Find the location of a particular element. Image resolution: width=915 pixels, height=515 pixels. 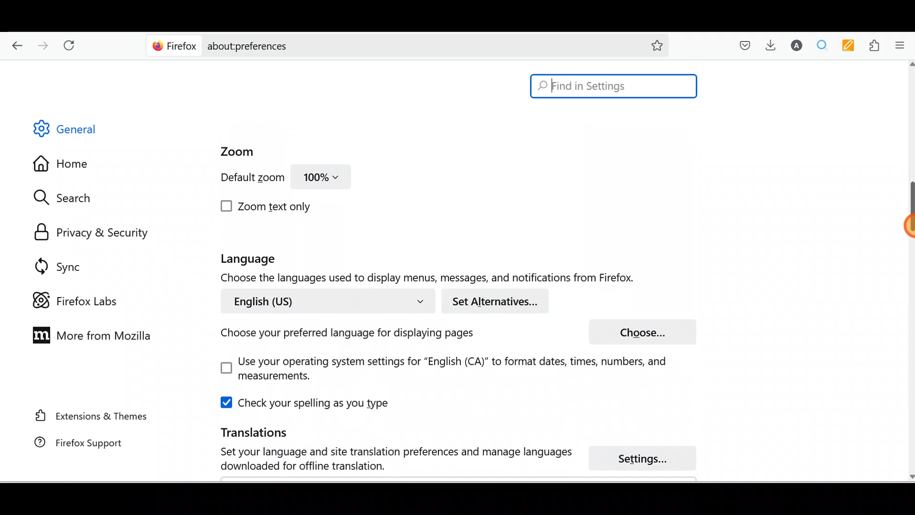

Open application menu is located at coordinates (903, 44).